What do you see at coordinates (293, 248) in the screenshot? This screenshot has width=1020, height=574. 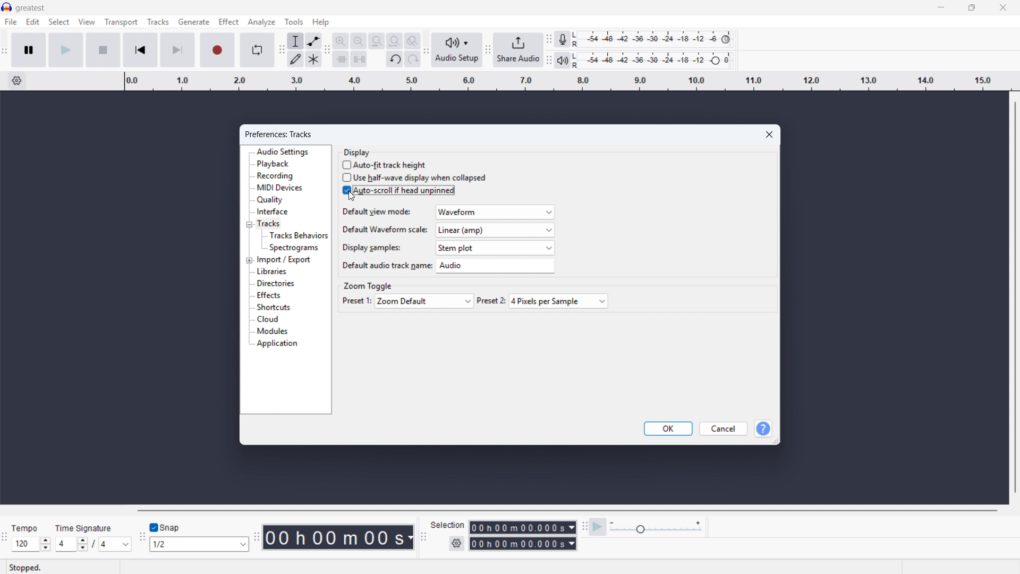 I see `Spectrograms ` at bounding box center [293, 248].